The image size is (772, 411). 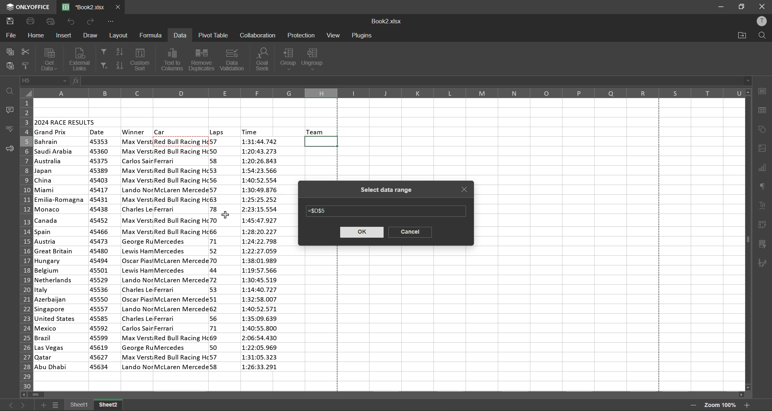 What do you see at coordinates (27, 7) in the screenshot?
I see `app name` at bounding box center [27, 7].